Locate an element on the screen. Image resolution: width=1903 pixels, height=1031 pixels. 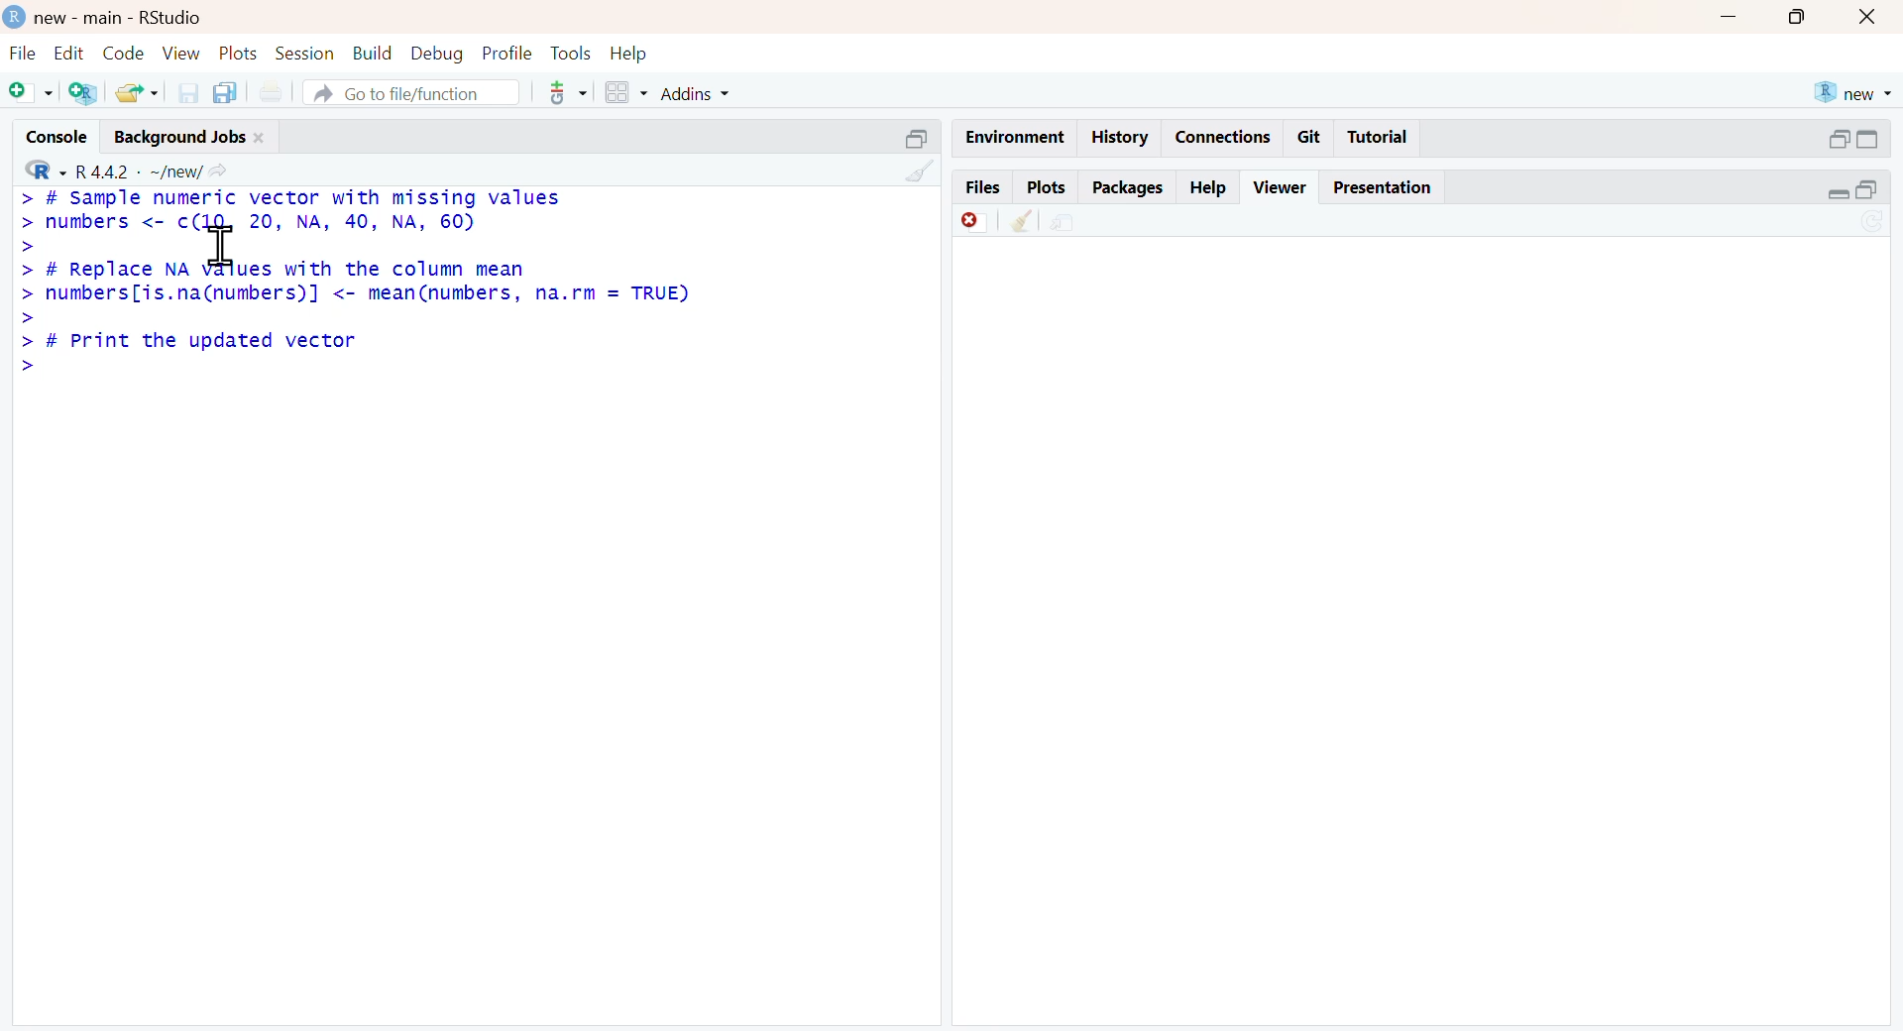
add R file is located at coordinates (83, 94).